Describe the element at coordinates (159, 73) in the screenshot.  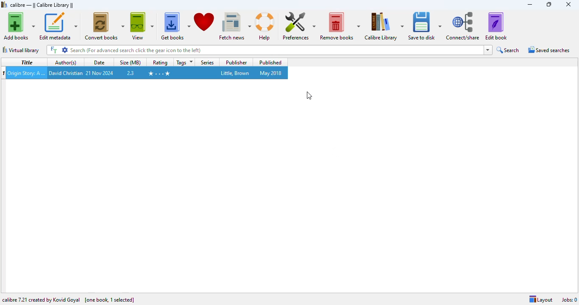
I see `4 stars` at that location.